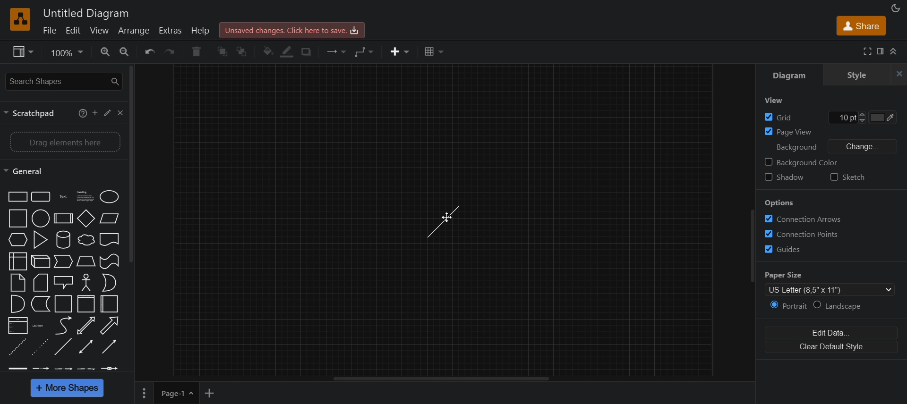 This screenshot has width=907, height=404. Describe the element at coordinates (789, 75) in the screenshot. I see `diagram` at that location.